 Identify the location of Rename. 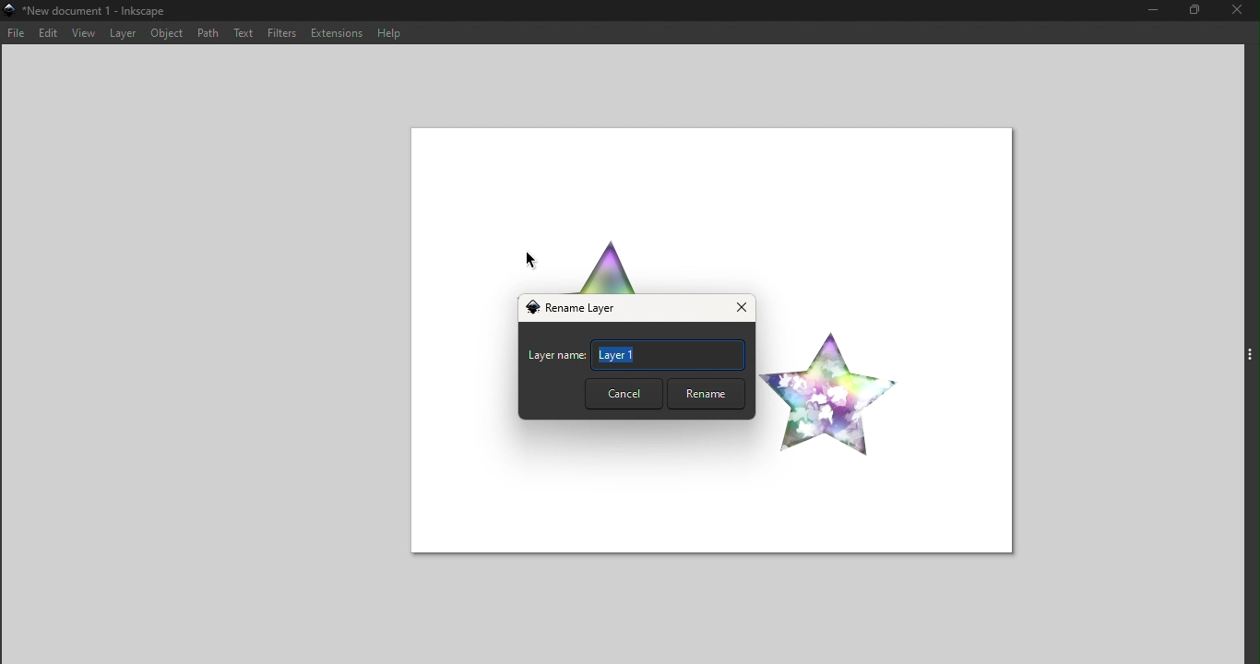
(704, 394).